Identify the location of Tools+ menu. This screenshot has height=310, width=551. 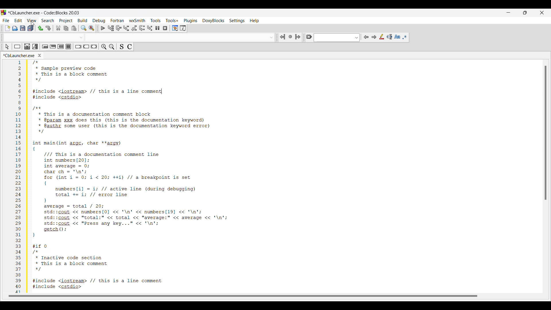
(172, 20).